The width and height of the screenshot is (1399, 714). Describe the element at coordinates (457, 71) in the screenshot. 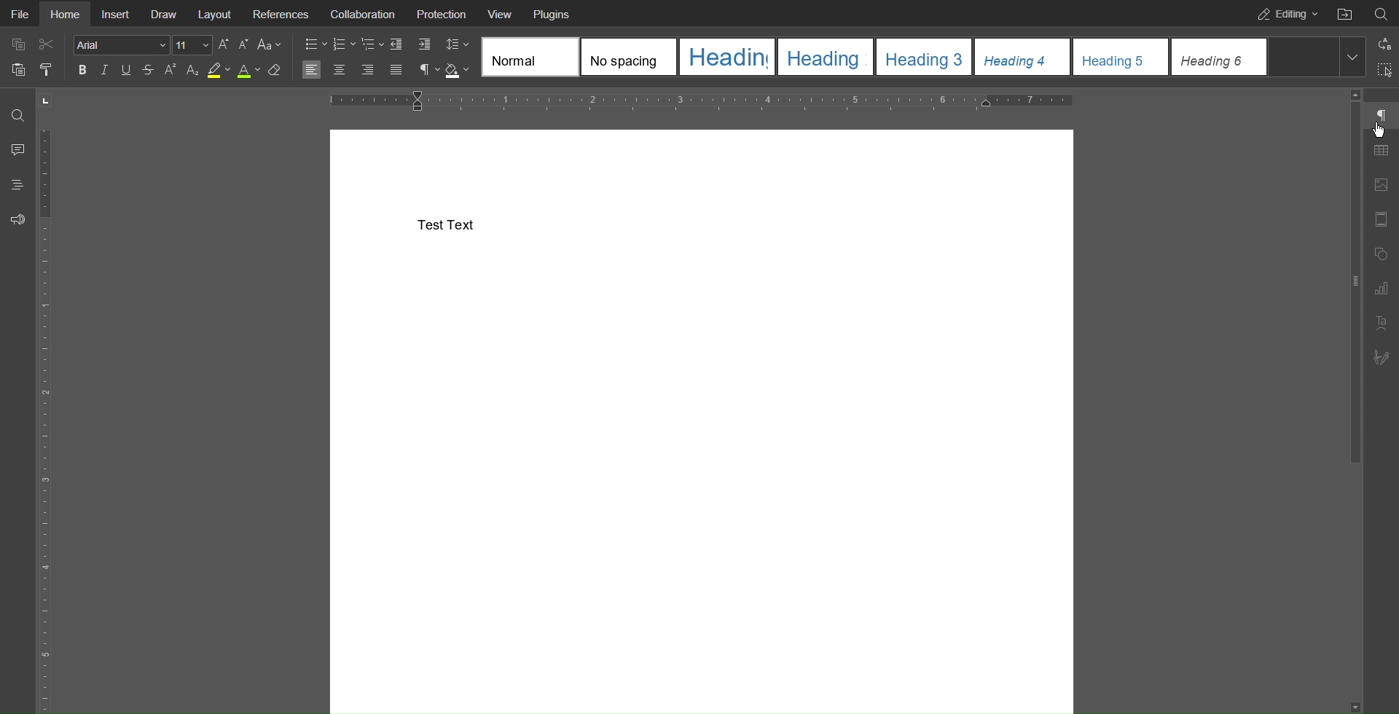

I see `Fill Color` at that location.